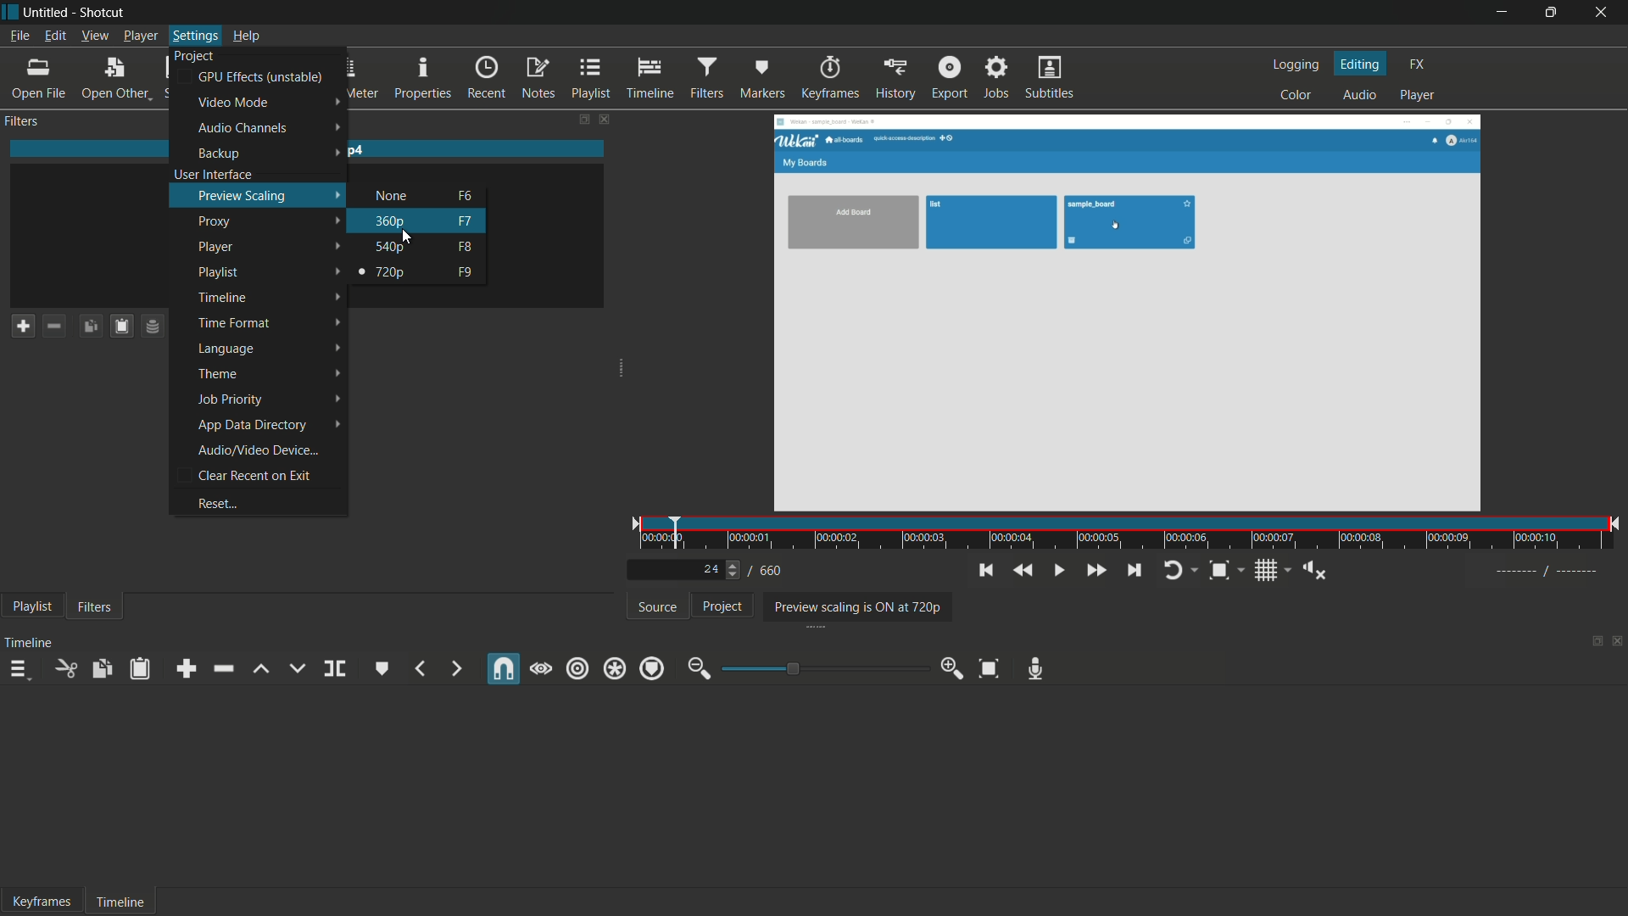 The height and width of the screenshot is (916, 1628). What do you see at coordinates (380, 667) in the screenshot?
I see `create or edit marker` at bounding box center [380, 667].